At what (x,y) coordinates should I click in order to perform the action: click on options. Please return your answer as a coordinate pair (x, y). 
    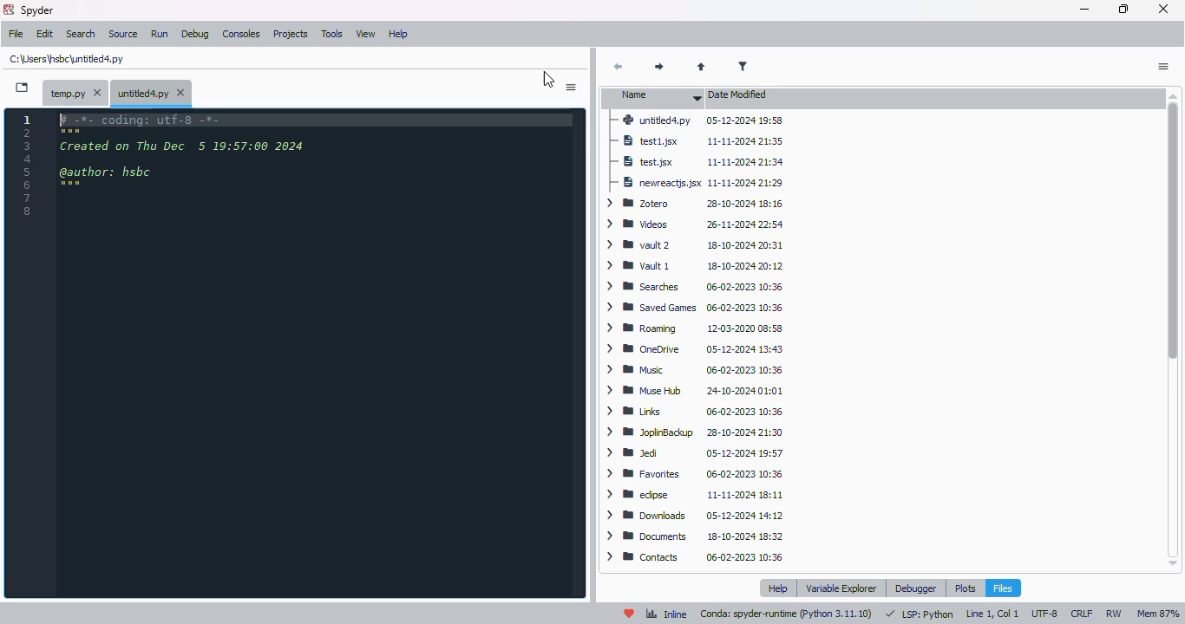
    Looking at the image, I should click on (1163, 67).